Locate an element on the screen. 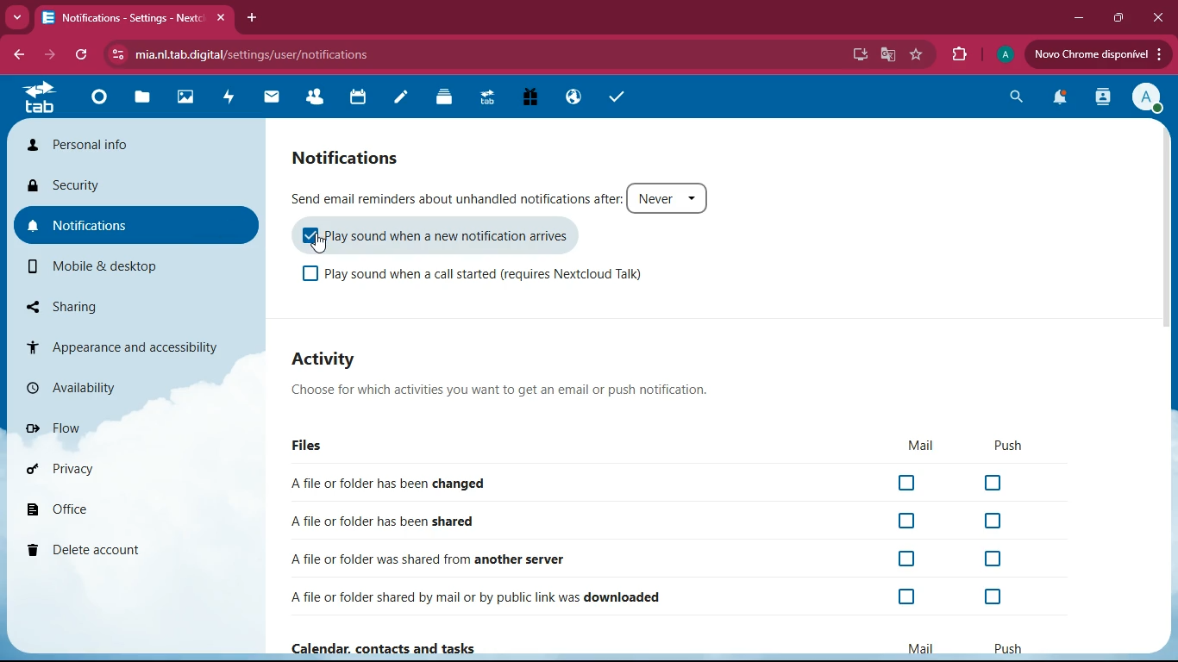 This screenshot has height=662, width=1178. search is located at coordinates (1011, 98).